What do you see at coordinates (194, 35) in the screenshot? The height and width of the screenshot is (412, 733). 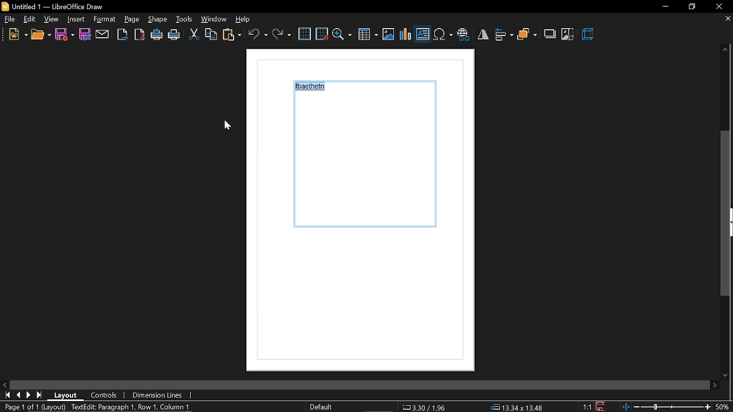 I see `cut ` at bounding box center [194, 35].